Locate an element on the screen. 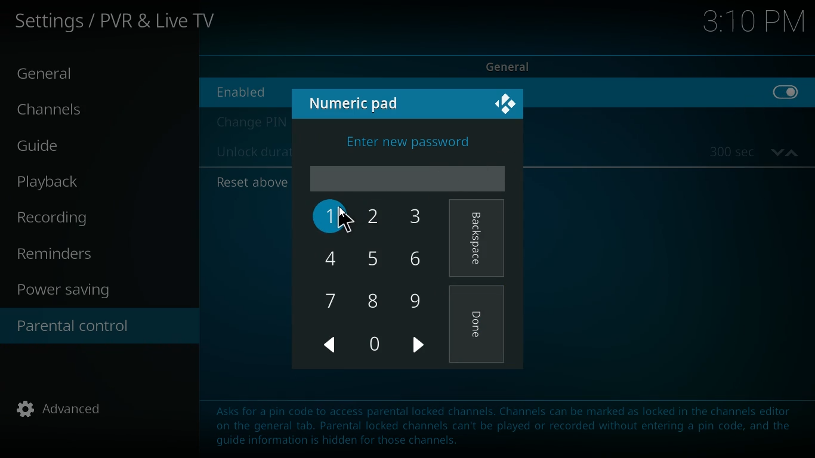 The width and height of the screenshot is (815, 458). guide is located at coordinates (73, 147).